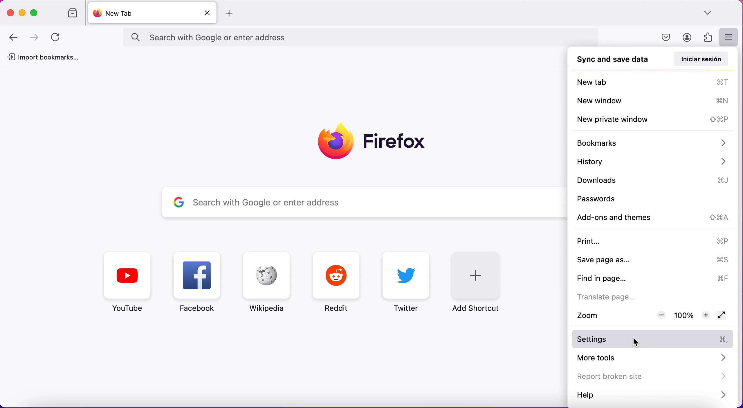 Image resolution: width=743 pixels, height=408 pixels. What do you see at coordinates (655, 180) in the screenshot?
I see `downloads` at bounding box center [655, 180].